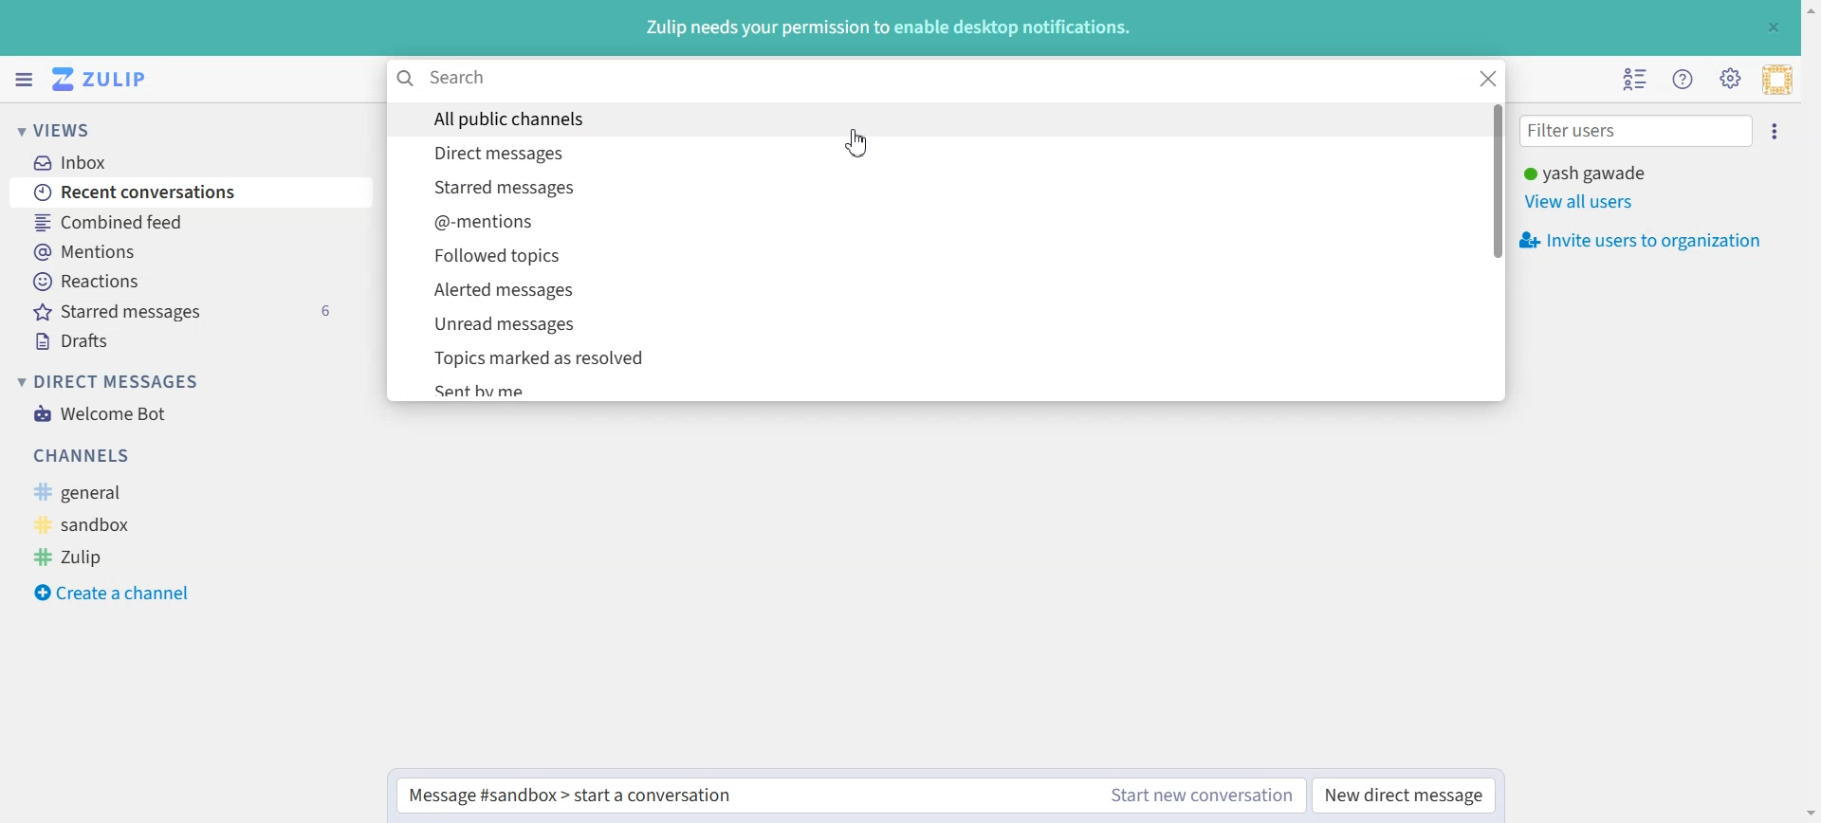 This screenshot has height=823, width=1821. What do you see at coordinates (1490, 77) in the screenshot?
I see `Close` at bounding box center [1490, 77].